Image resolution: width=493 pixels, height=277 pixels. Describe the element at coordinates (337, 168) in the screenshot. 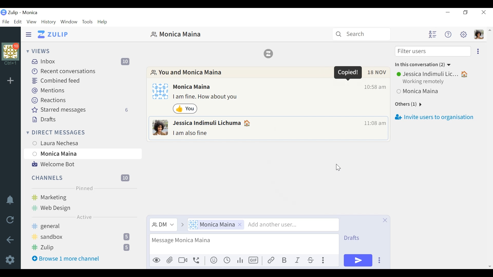

I see `Cursor` at that location.